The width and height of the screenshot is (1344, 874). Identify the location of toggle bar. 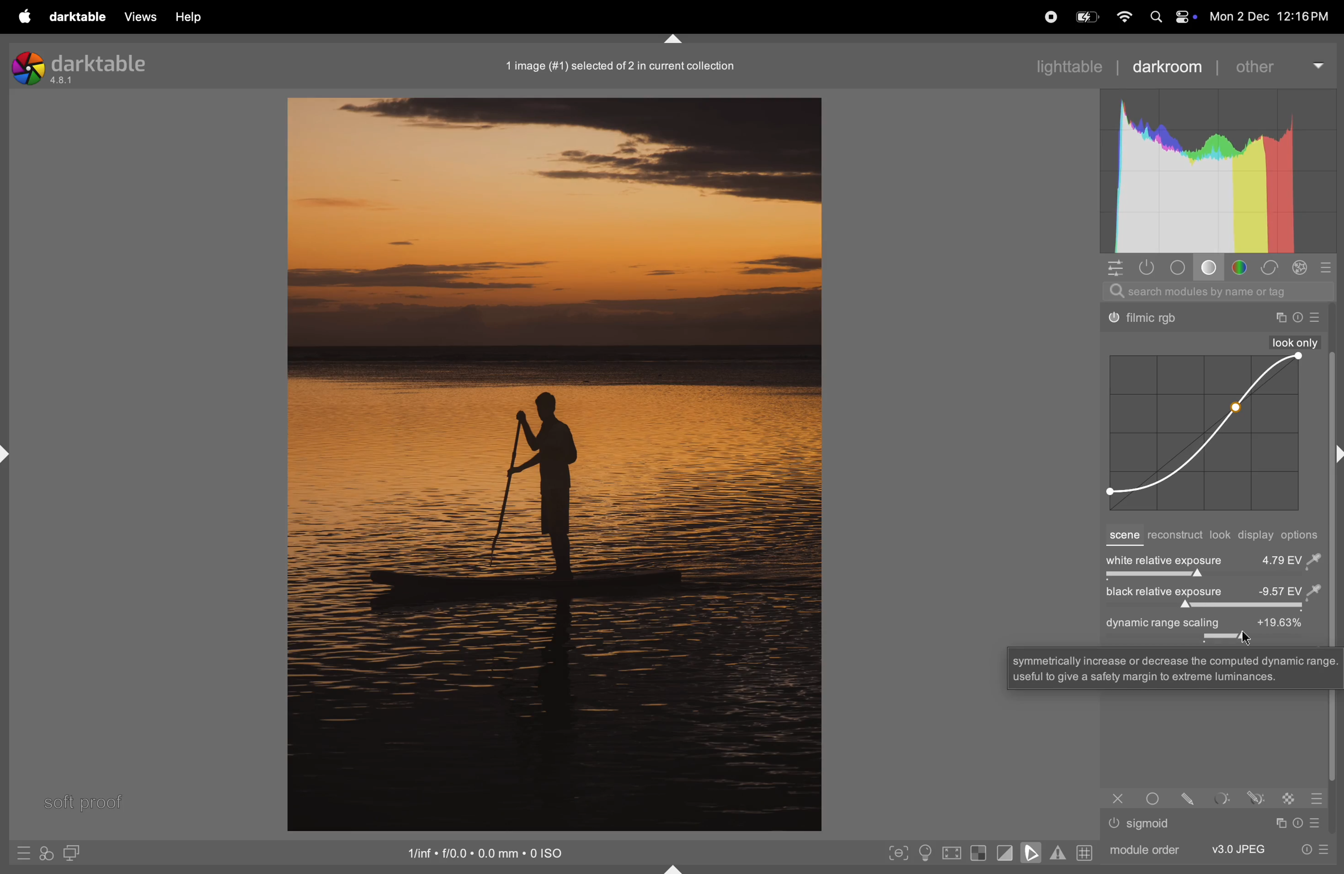
(1211, 607).